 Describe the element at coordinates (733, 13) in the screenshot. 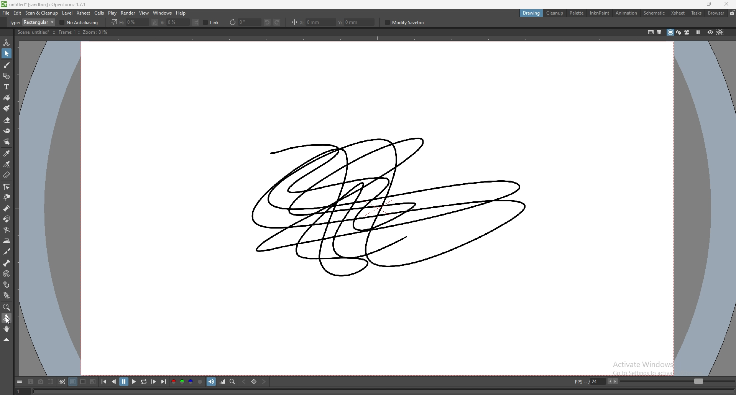

I see `lock` at that location.